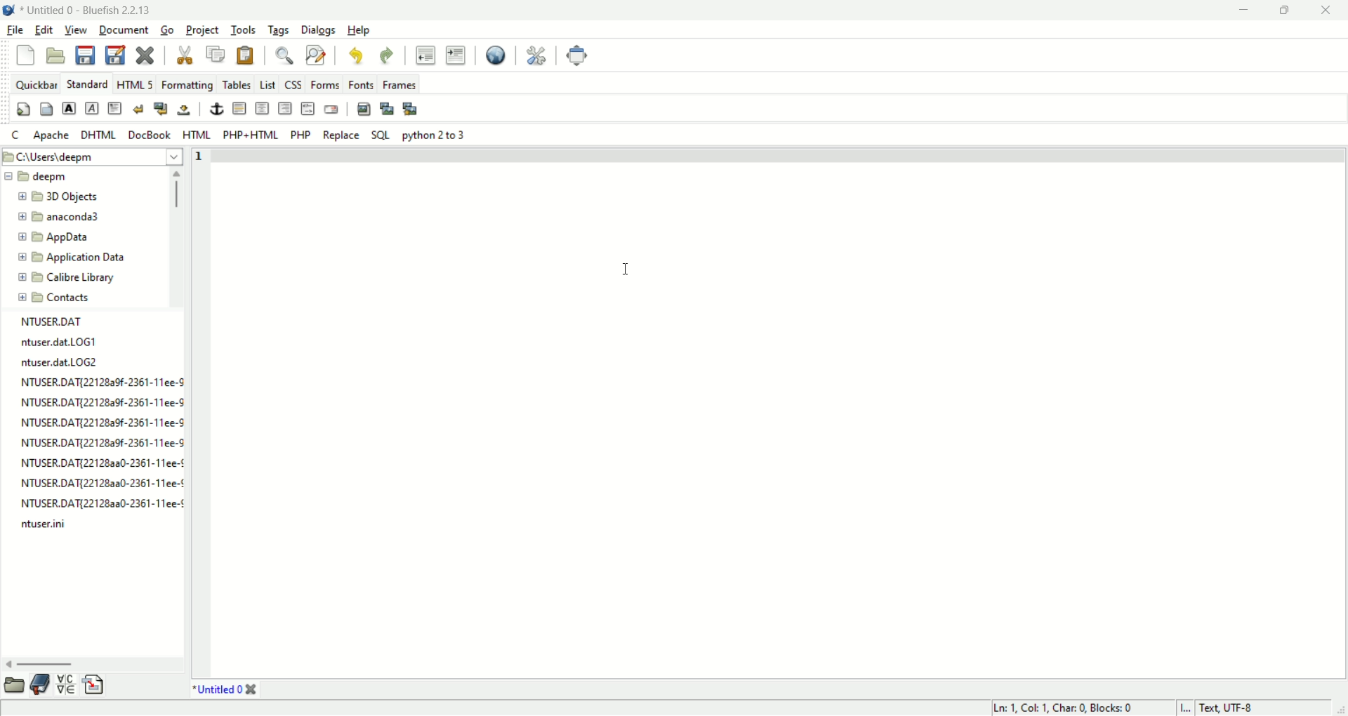 The height and width of the screenshot is (716, 1348). I want to click on center, so click(263, 109).